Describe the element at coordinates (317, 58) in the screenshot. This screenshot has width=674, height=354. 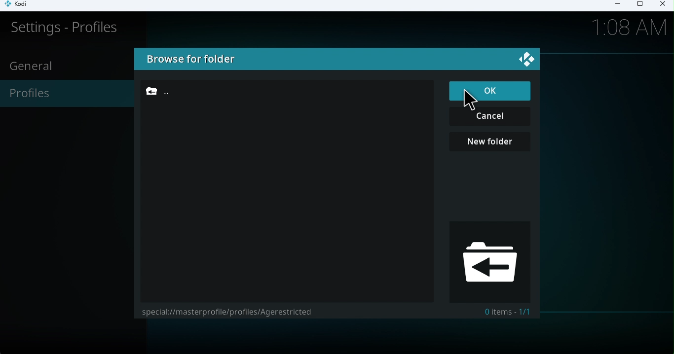
I see `Browse for folders` at that location.